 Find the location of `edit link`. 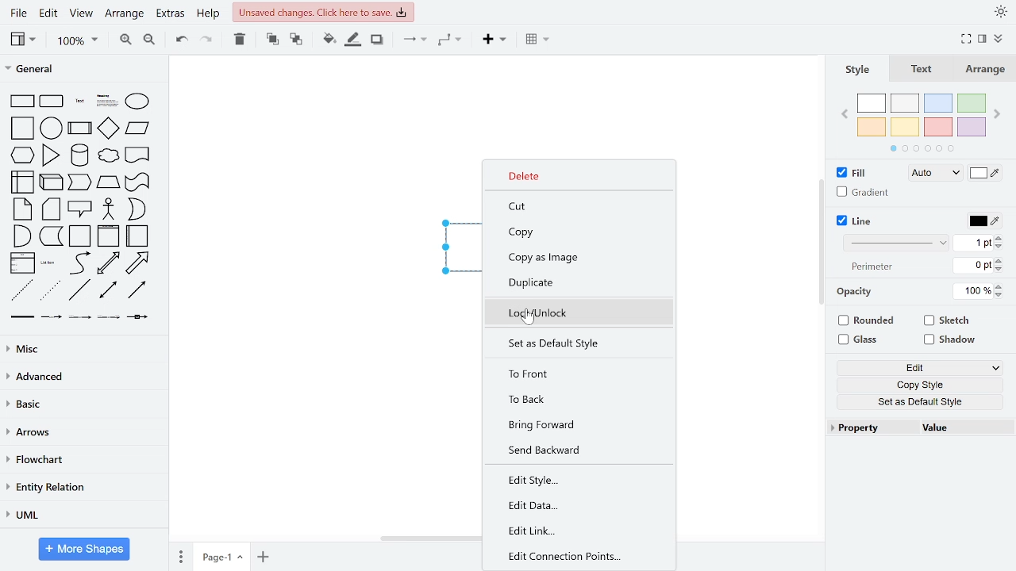

edit link is located at coordinates (574, 531).